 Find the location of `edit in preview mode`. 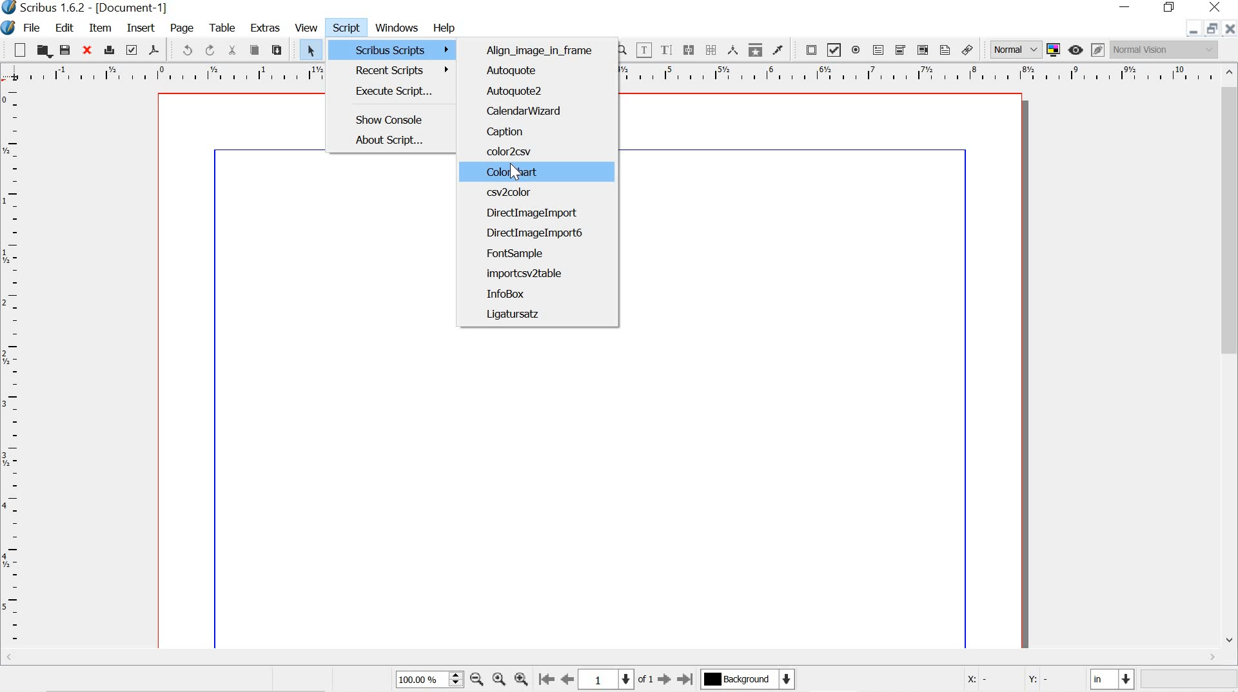

edit in preview mode is located at coordinates (1097, 49).